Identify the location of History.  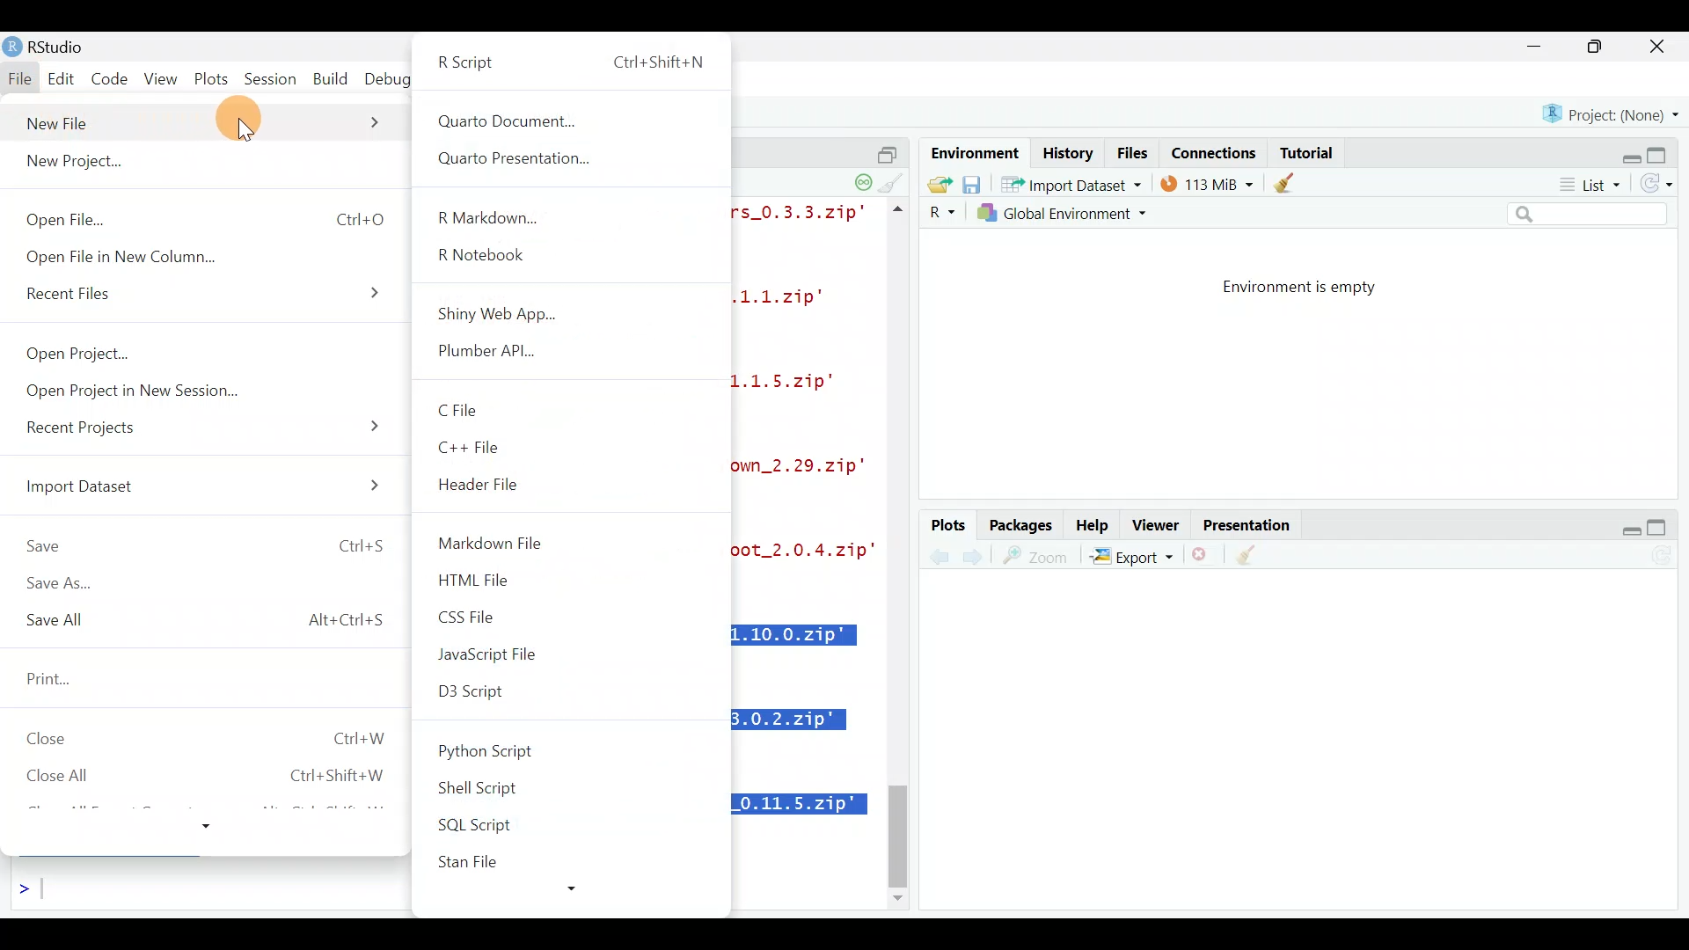
(1068, 152).